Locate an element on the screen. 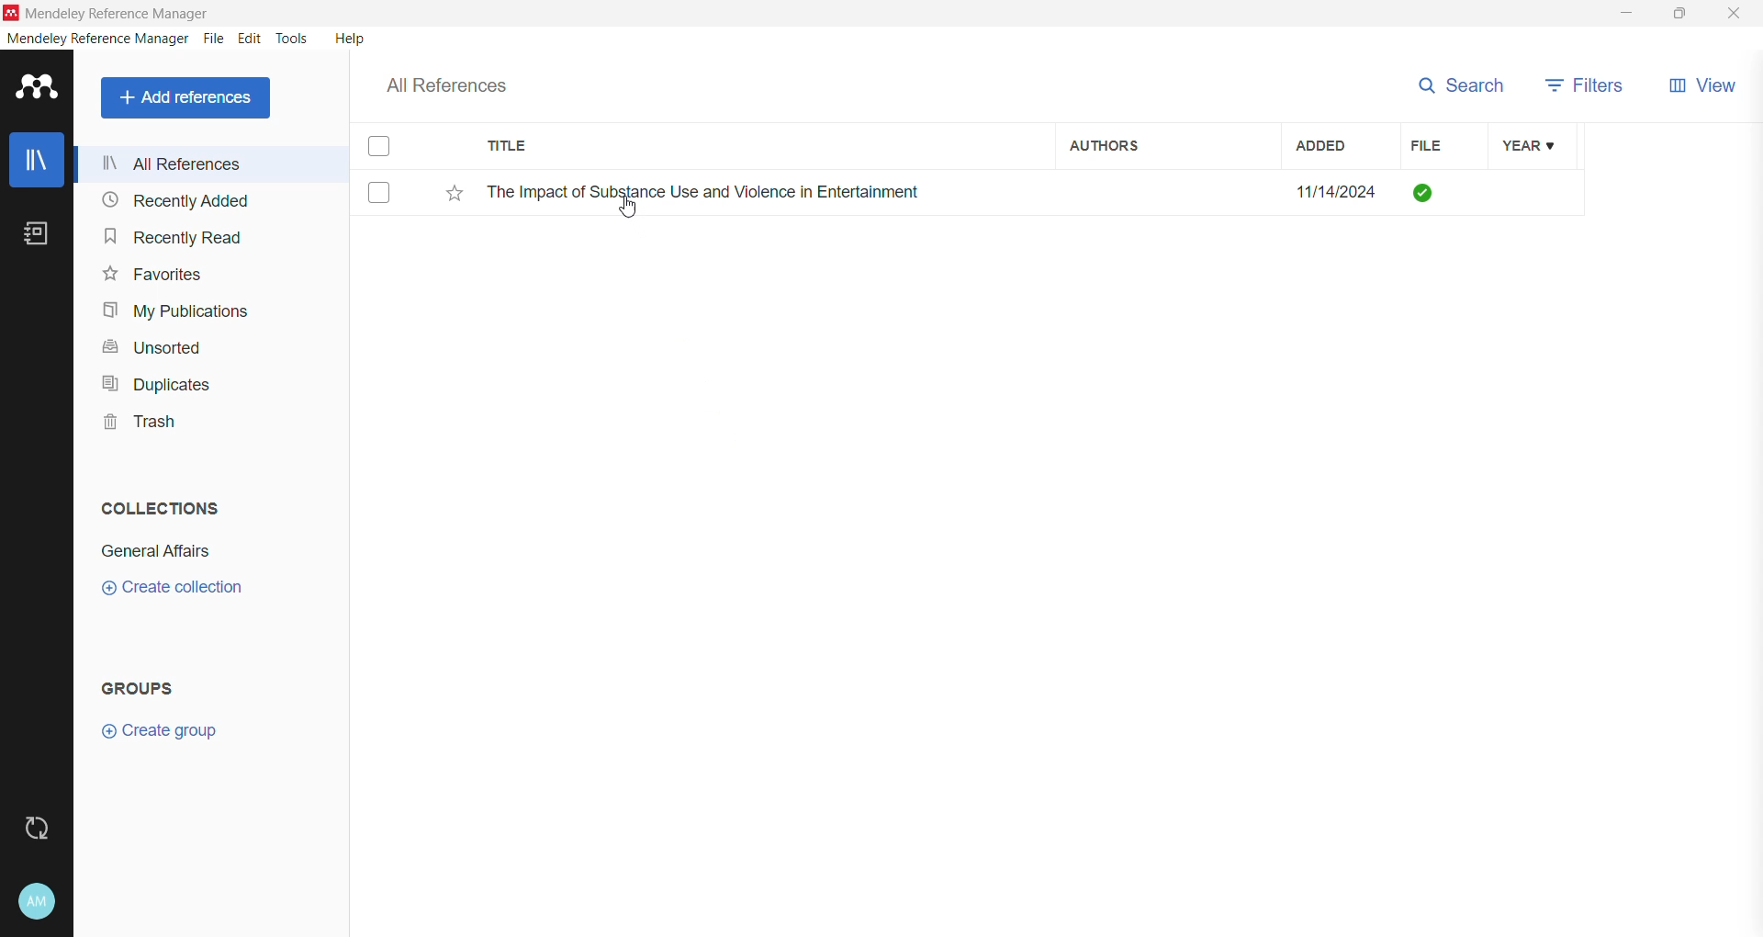  Favorites is located at coordinates (151, 275).